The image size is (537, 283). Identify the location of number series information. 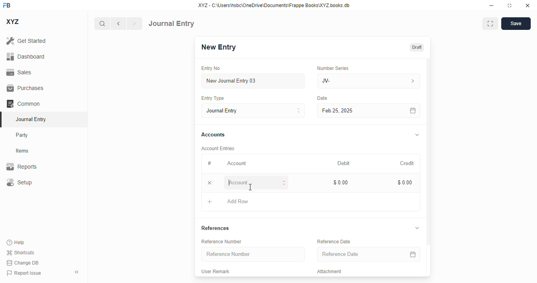
(412, 81).